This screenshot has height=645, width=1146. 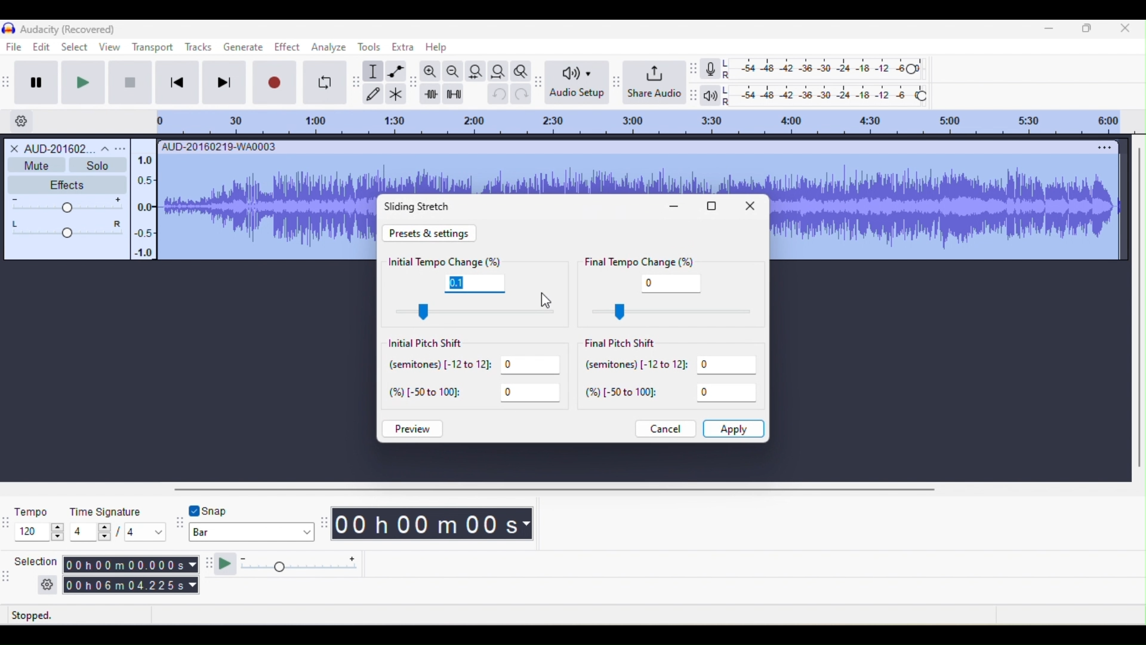 I want to click on final tempo change, so click(x=648, y=262).